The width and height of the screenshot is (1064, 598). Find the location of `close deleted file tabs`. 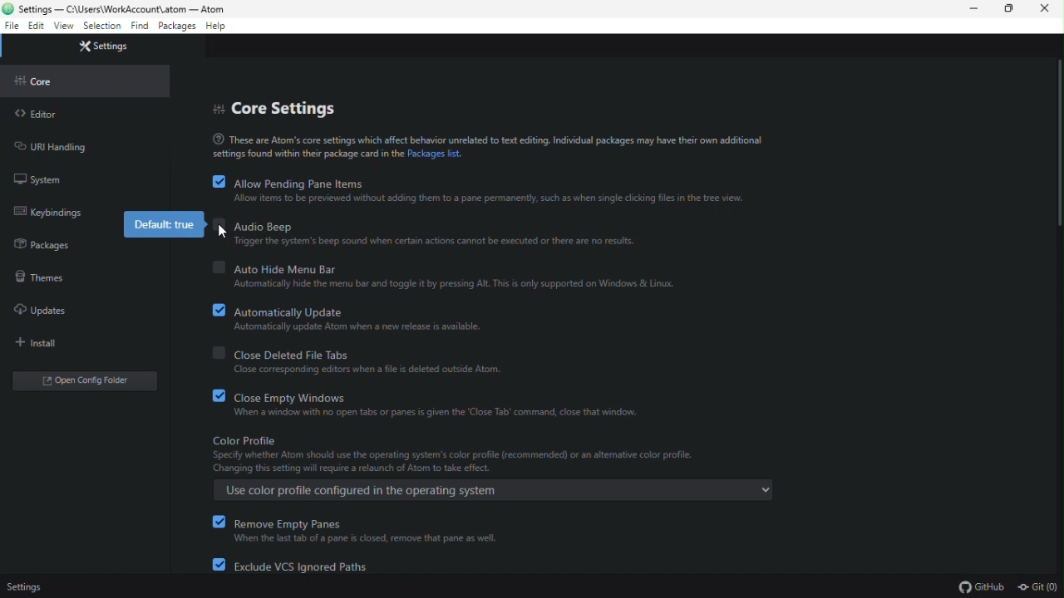

close deleted file tabs is located at coordinates (359, 354).